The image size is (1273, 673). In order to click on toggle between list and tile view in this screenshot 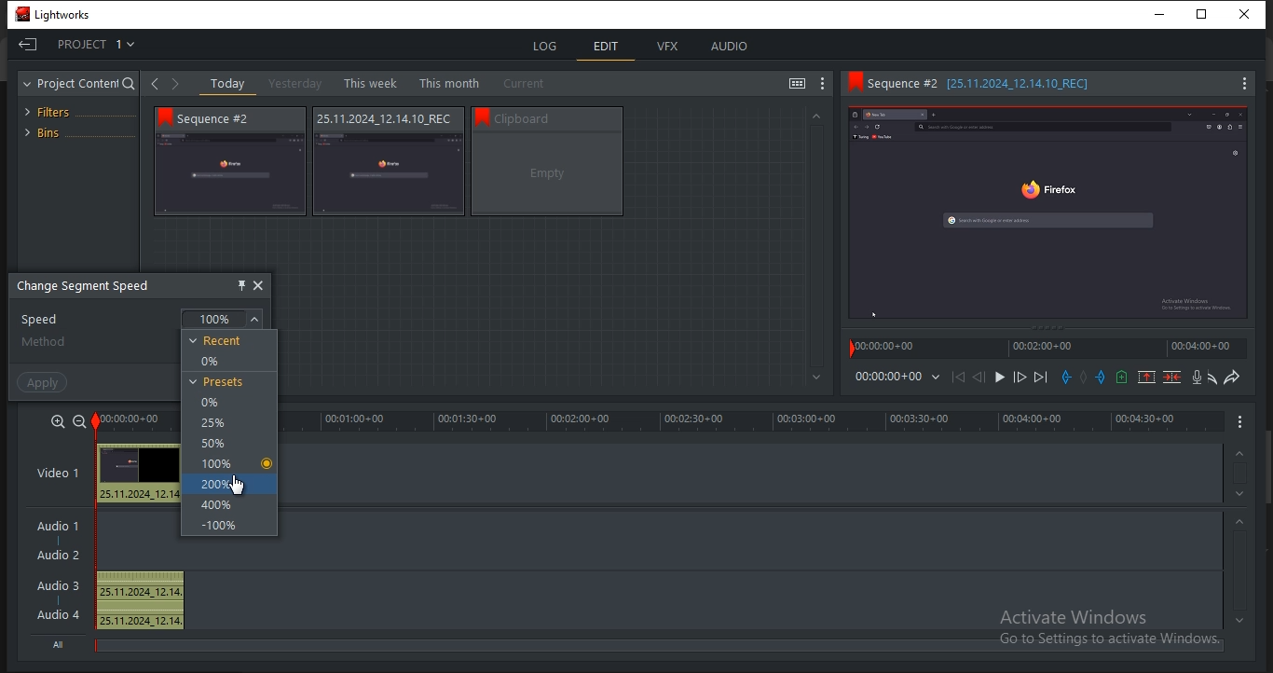, I will do `click(798, 83)`.